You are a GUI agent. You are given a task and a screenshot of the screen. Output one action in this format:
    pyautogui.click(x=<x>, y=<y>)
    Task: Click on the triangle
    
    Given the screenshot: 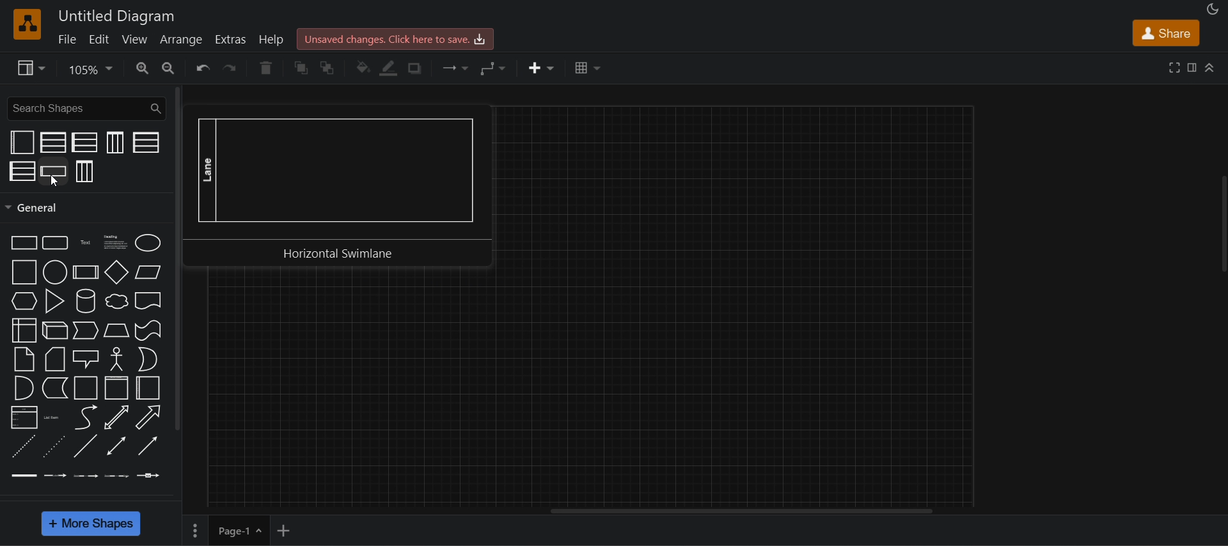 What is the action you would take?
    pyautogui.click(x=54, y=300)
    